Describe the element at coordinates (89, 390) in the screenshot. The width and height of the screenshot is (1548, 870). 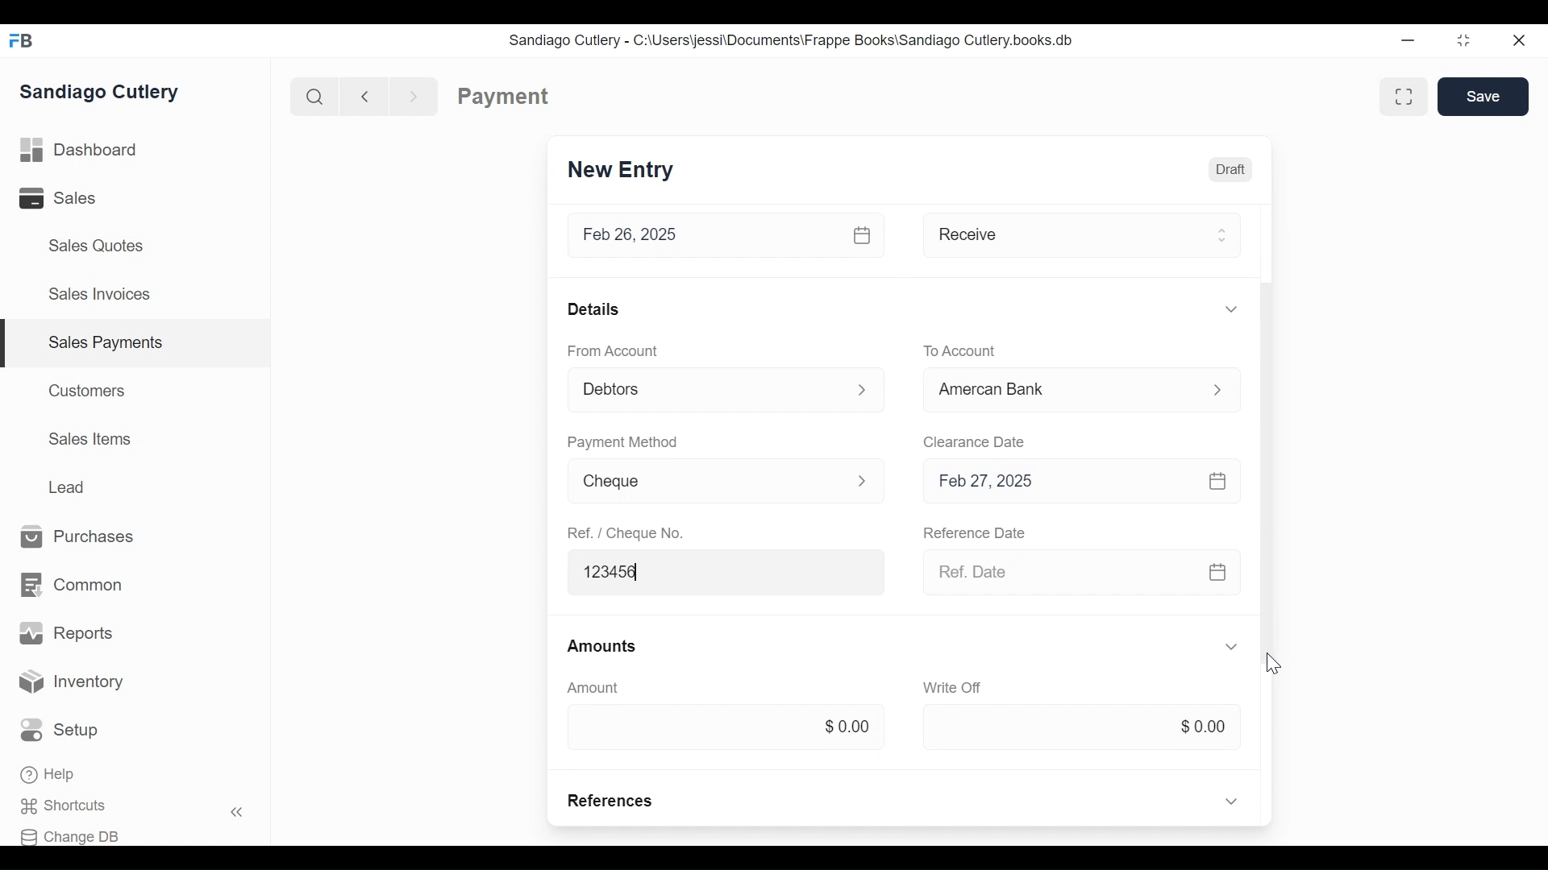
I see `Customers` at that location.